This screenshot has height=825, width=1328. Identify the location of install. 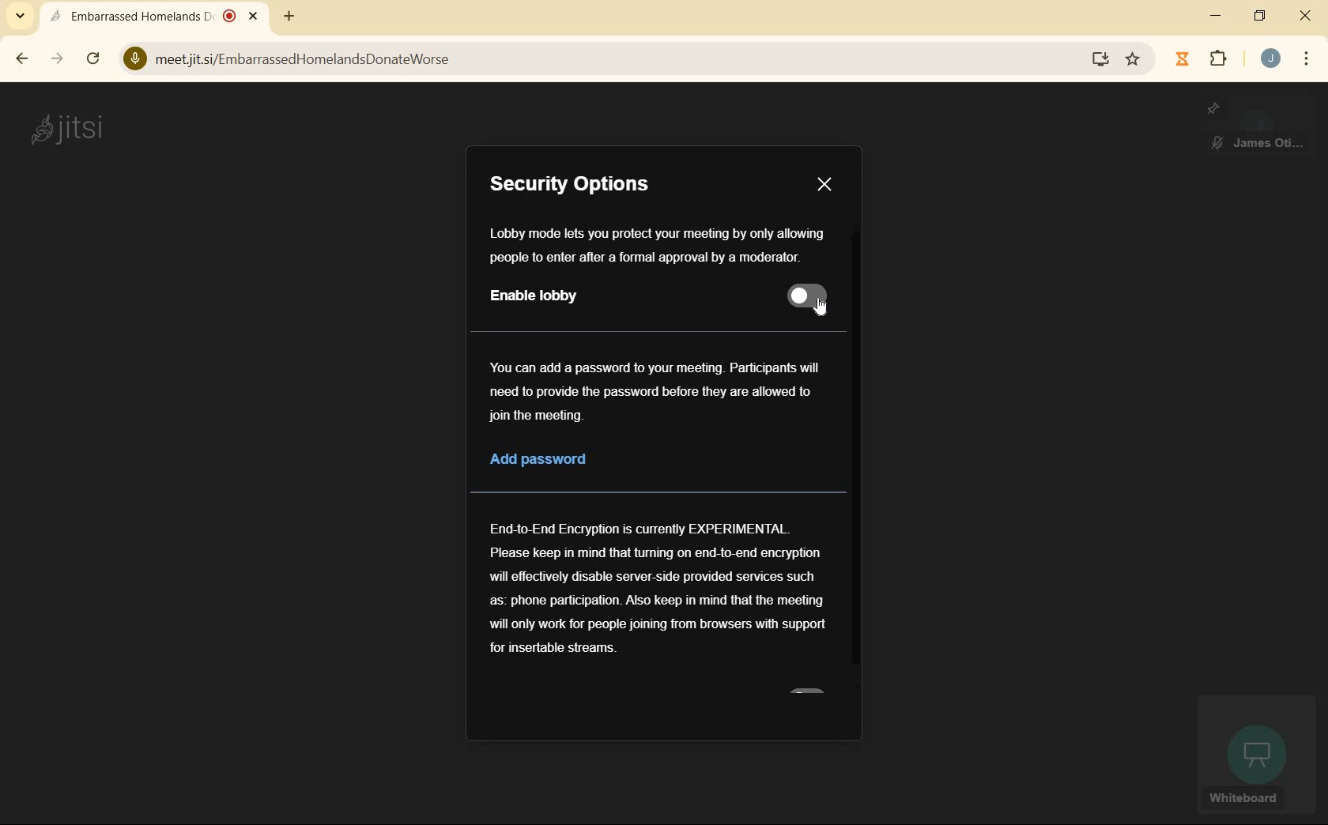
(1101, 59).